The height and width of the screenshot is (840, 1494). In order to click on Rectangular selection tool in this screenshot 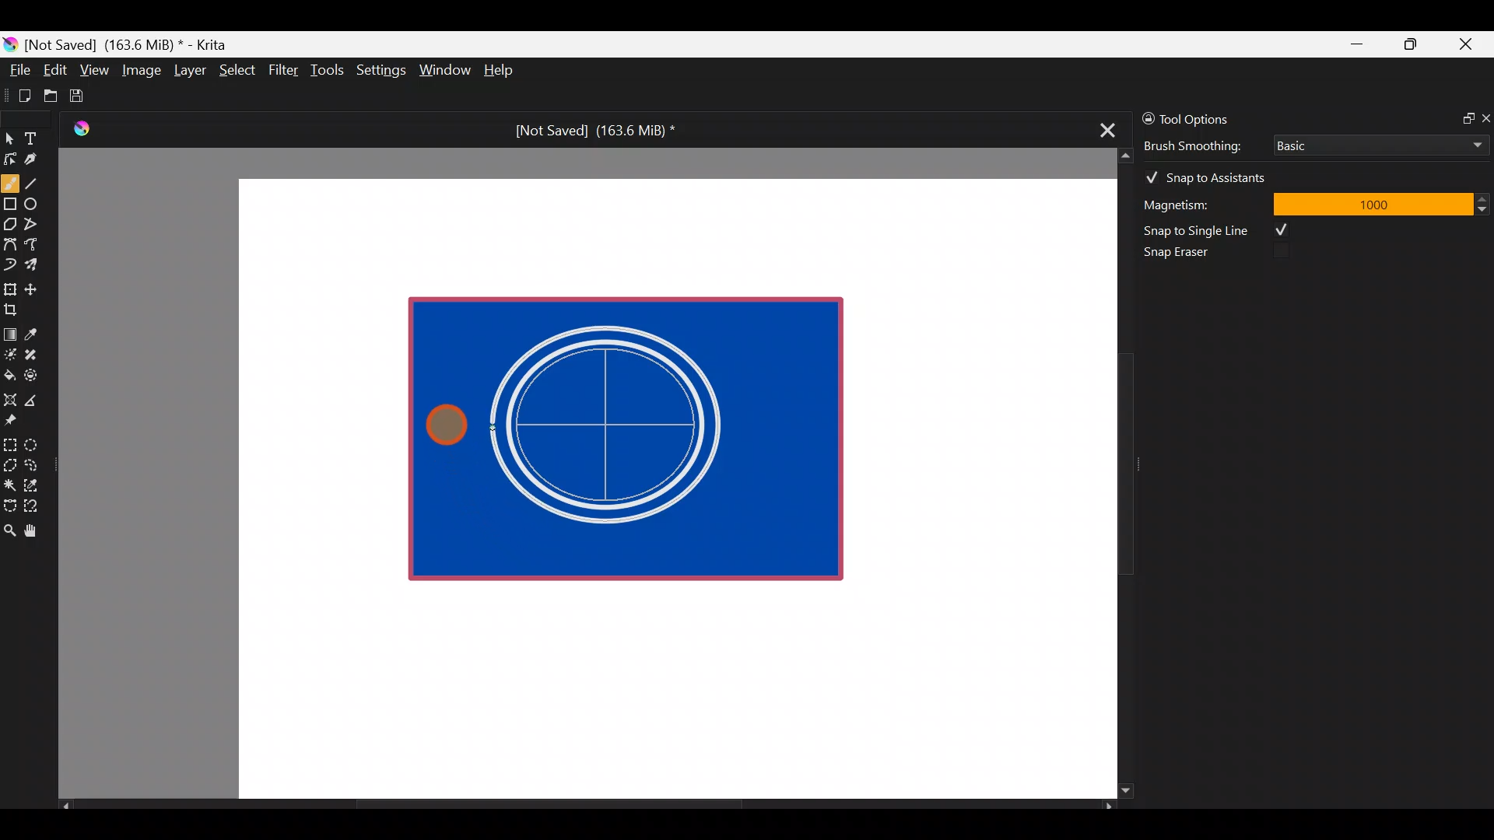, I will do `click(13, 442)`.